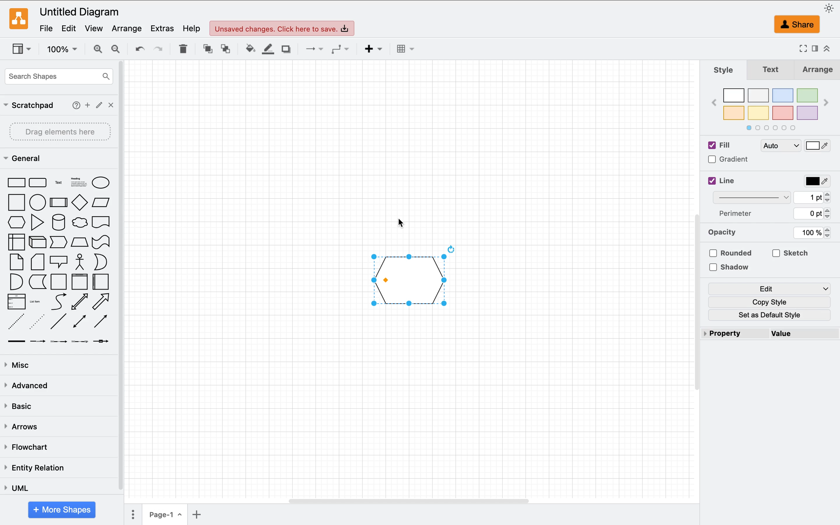 The width and height of the screenshot is (840, 525). Describe the element at coordinates (57, 243) in the screenshot. I see `step` at that location.